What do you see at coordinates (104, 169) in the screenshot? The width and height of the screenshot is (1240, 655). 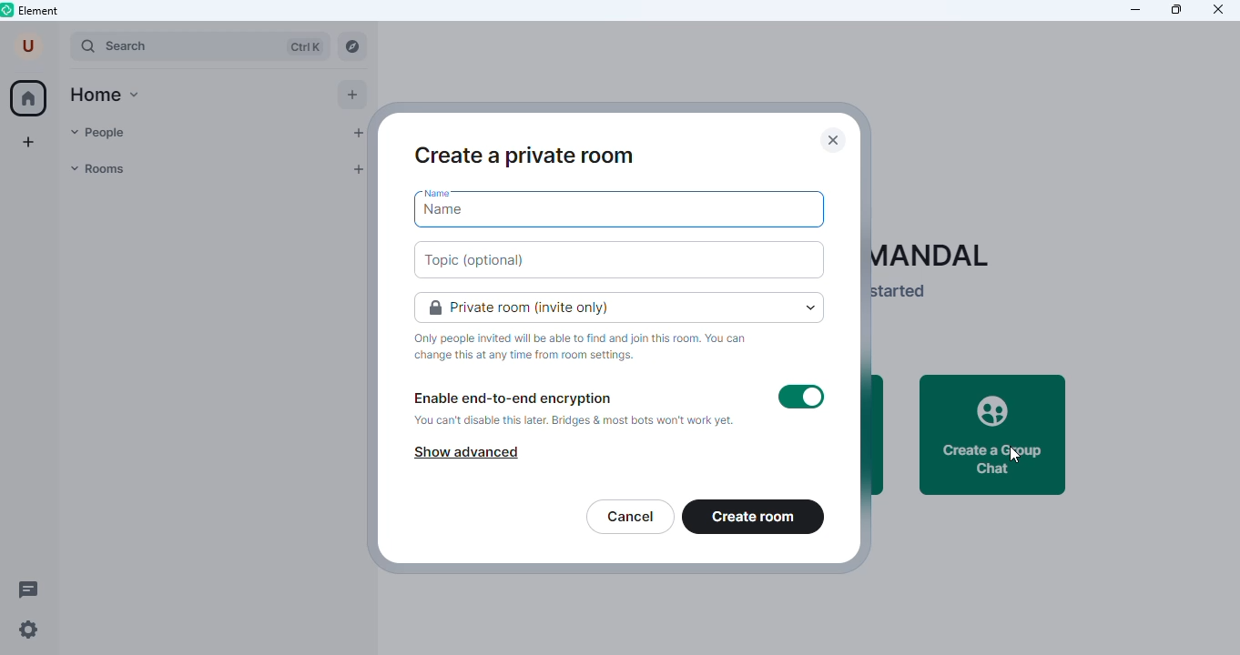 I see `room` at bounding box center [104, 169].